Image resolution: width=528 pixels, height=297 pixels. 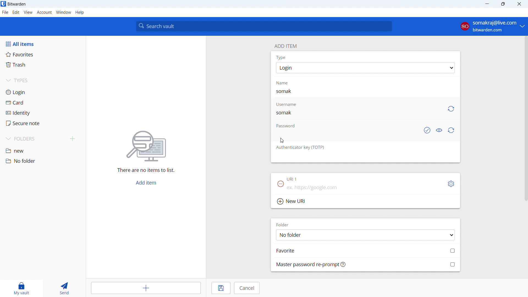 What do you see at coordinates (43, 113) in the screenshot?
I see `identity` at bounding box center [43, 113].